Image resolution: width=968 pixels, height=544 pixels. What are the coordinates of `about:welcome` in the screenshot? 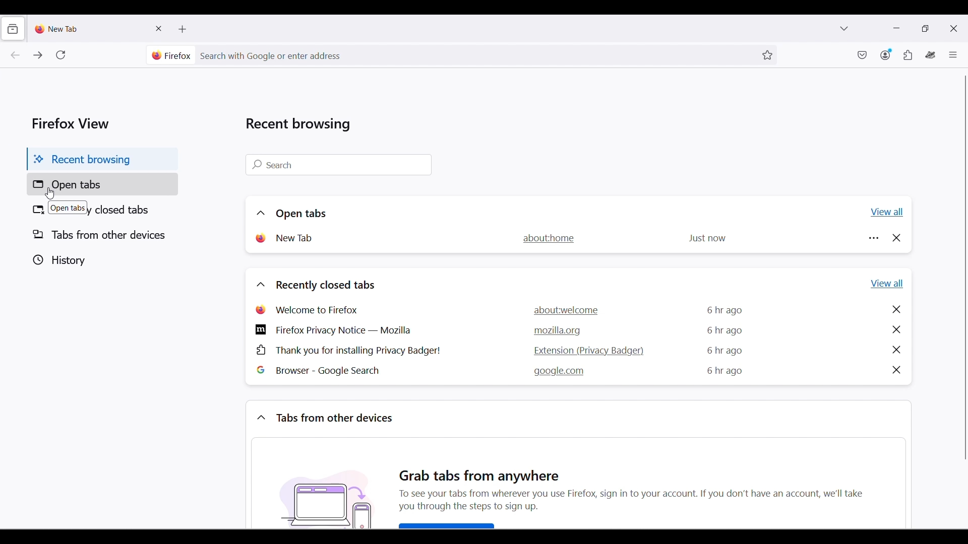 It's located at (568, 310).